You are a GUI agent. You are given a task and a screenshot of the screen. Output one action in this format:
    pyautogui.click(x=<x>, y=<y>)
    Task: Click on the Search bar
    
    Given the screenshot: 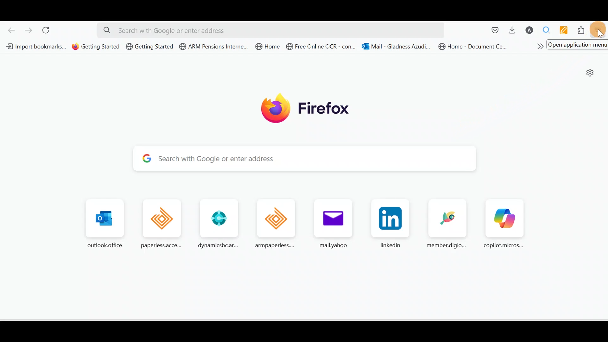 What is the action you would take?
    pyautogui.click(x=270, y=30)
    